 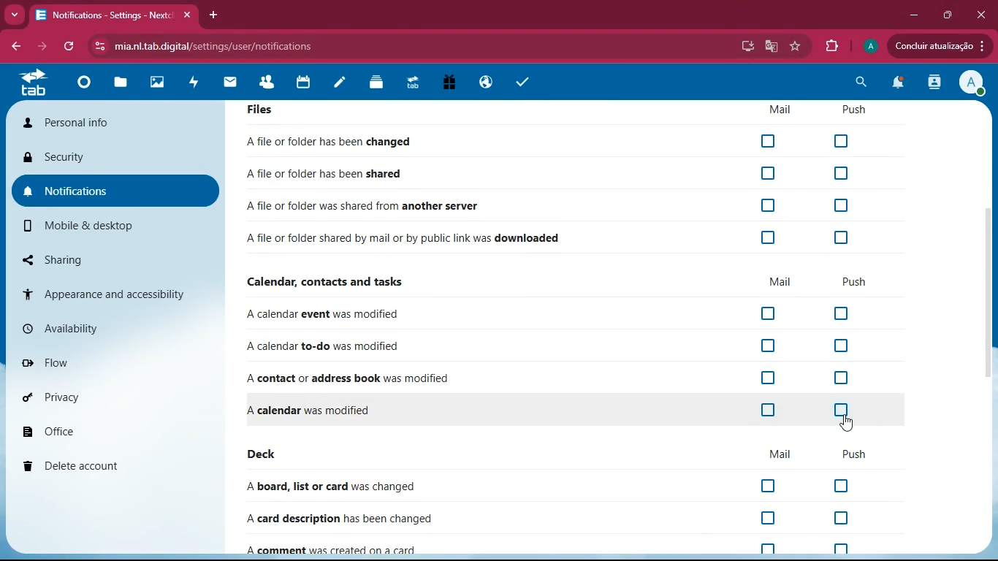 What do you see at coordinates (869, 46) in the screenshot?
I see `profile` at bounding box center [869, 46].